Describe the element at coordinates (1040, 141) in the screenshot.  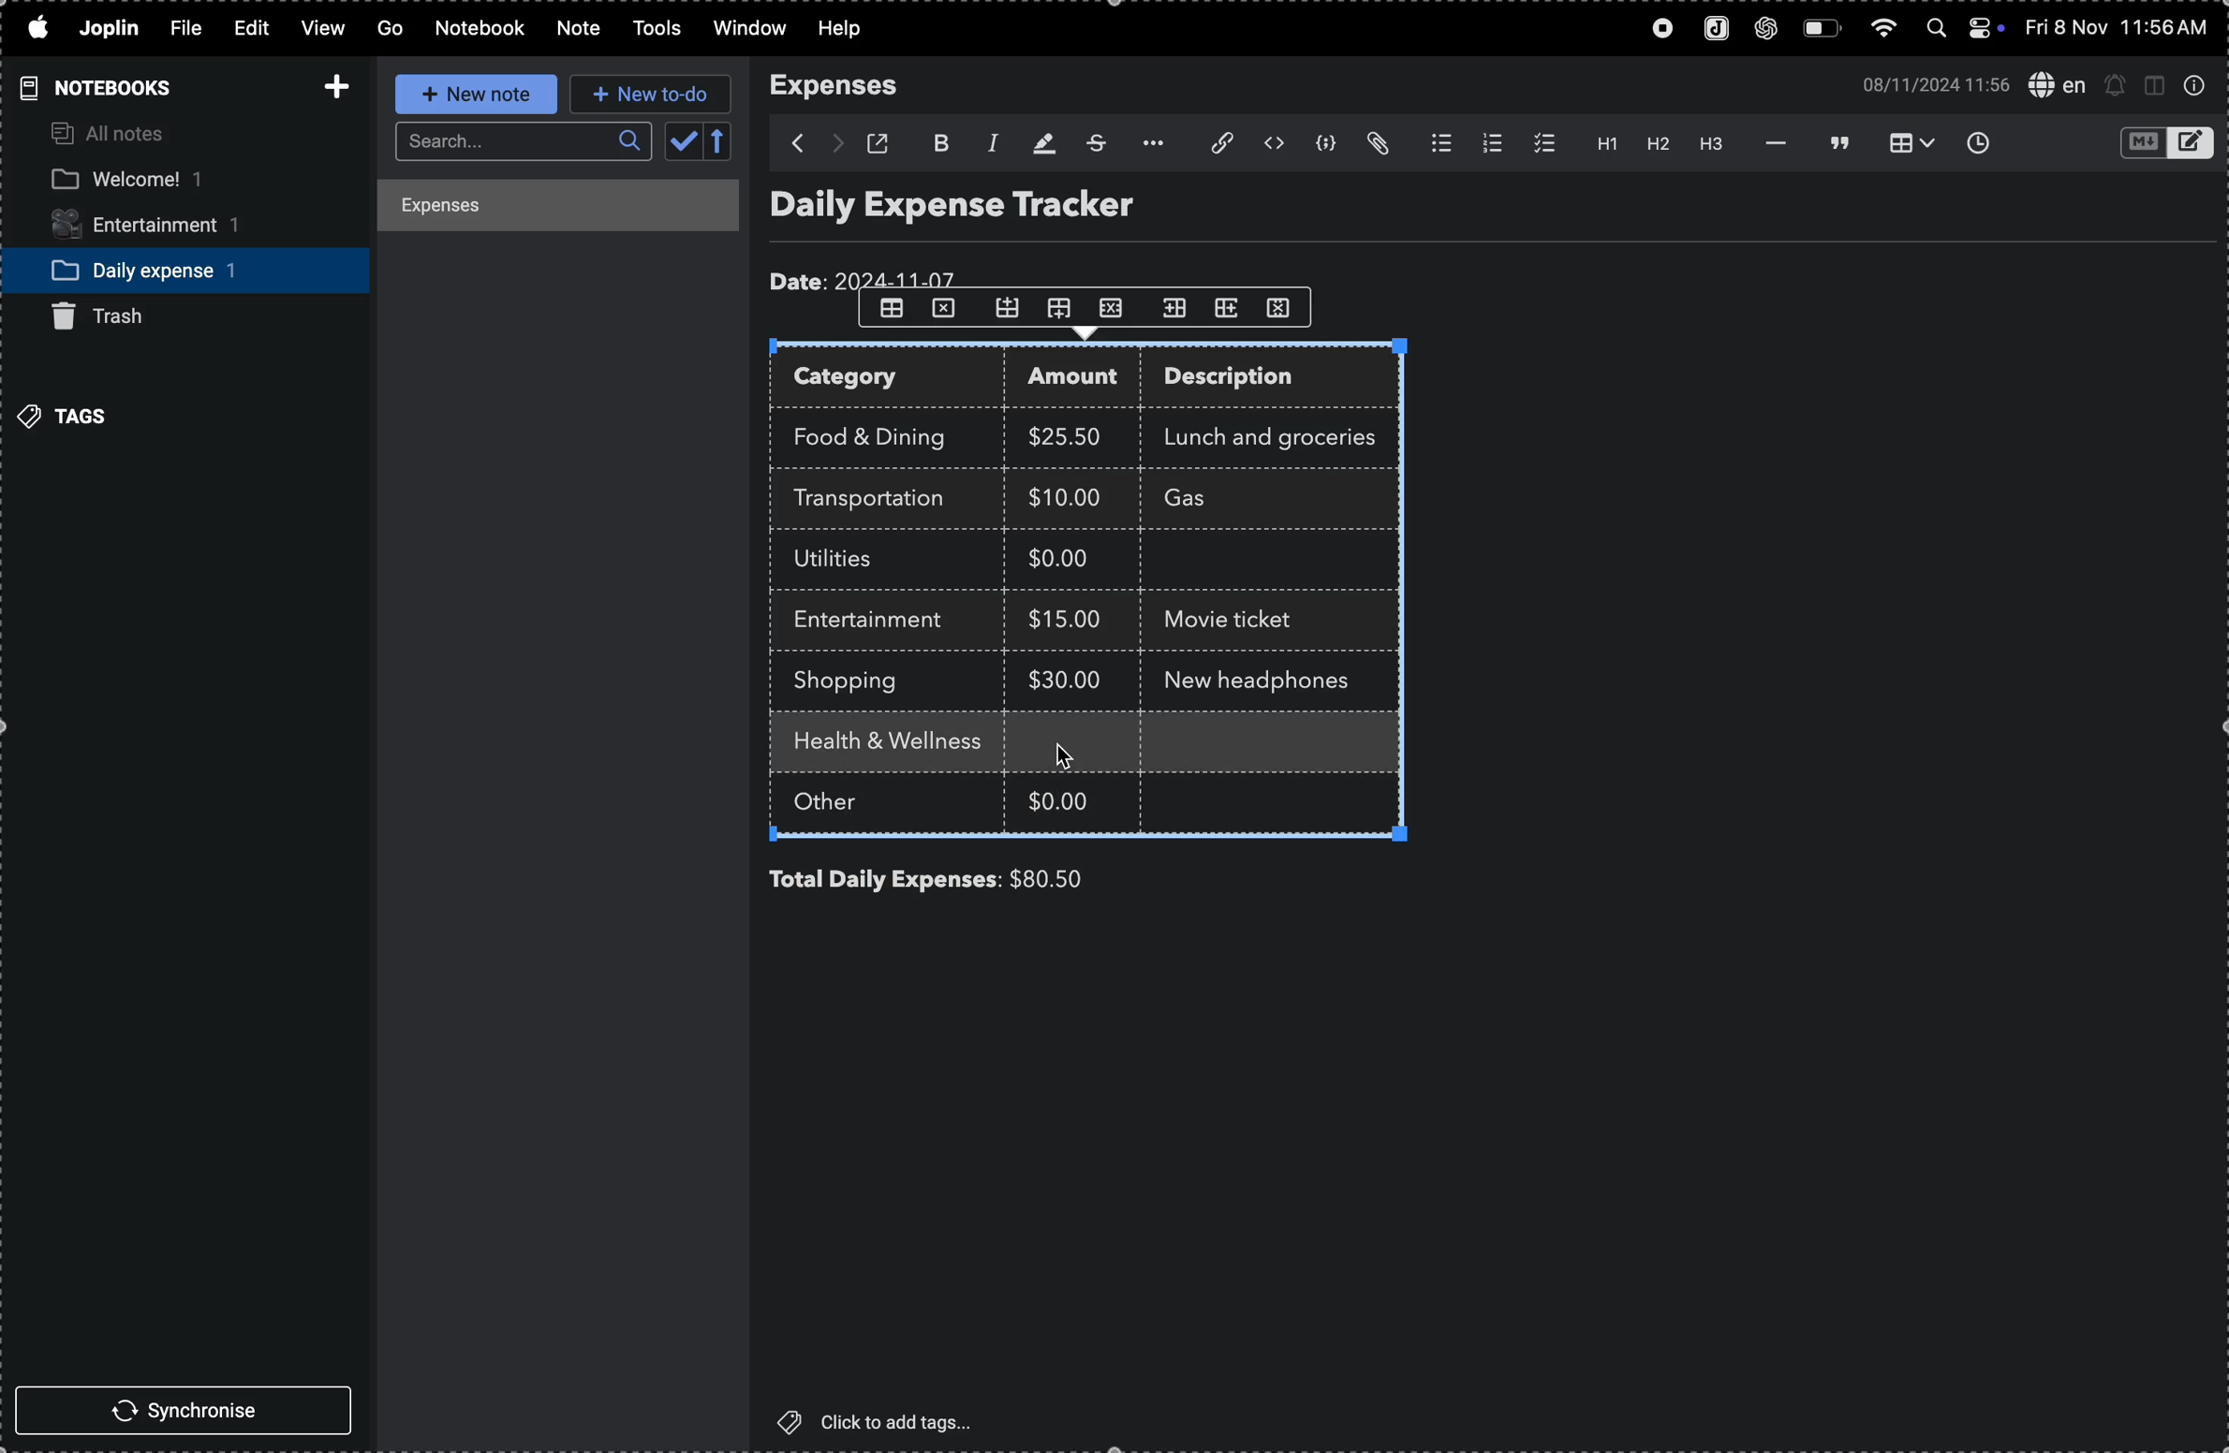
I see `highlight` at that location.